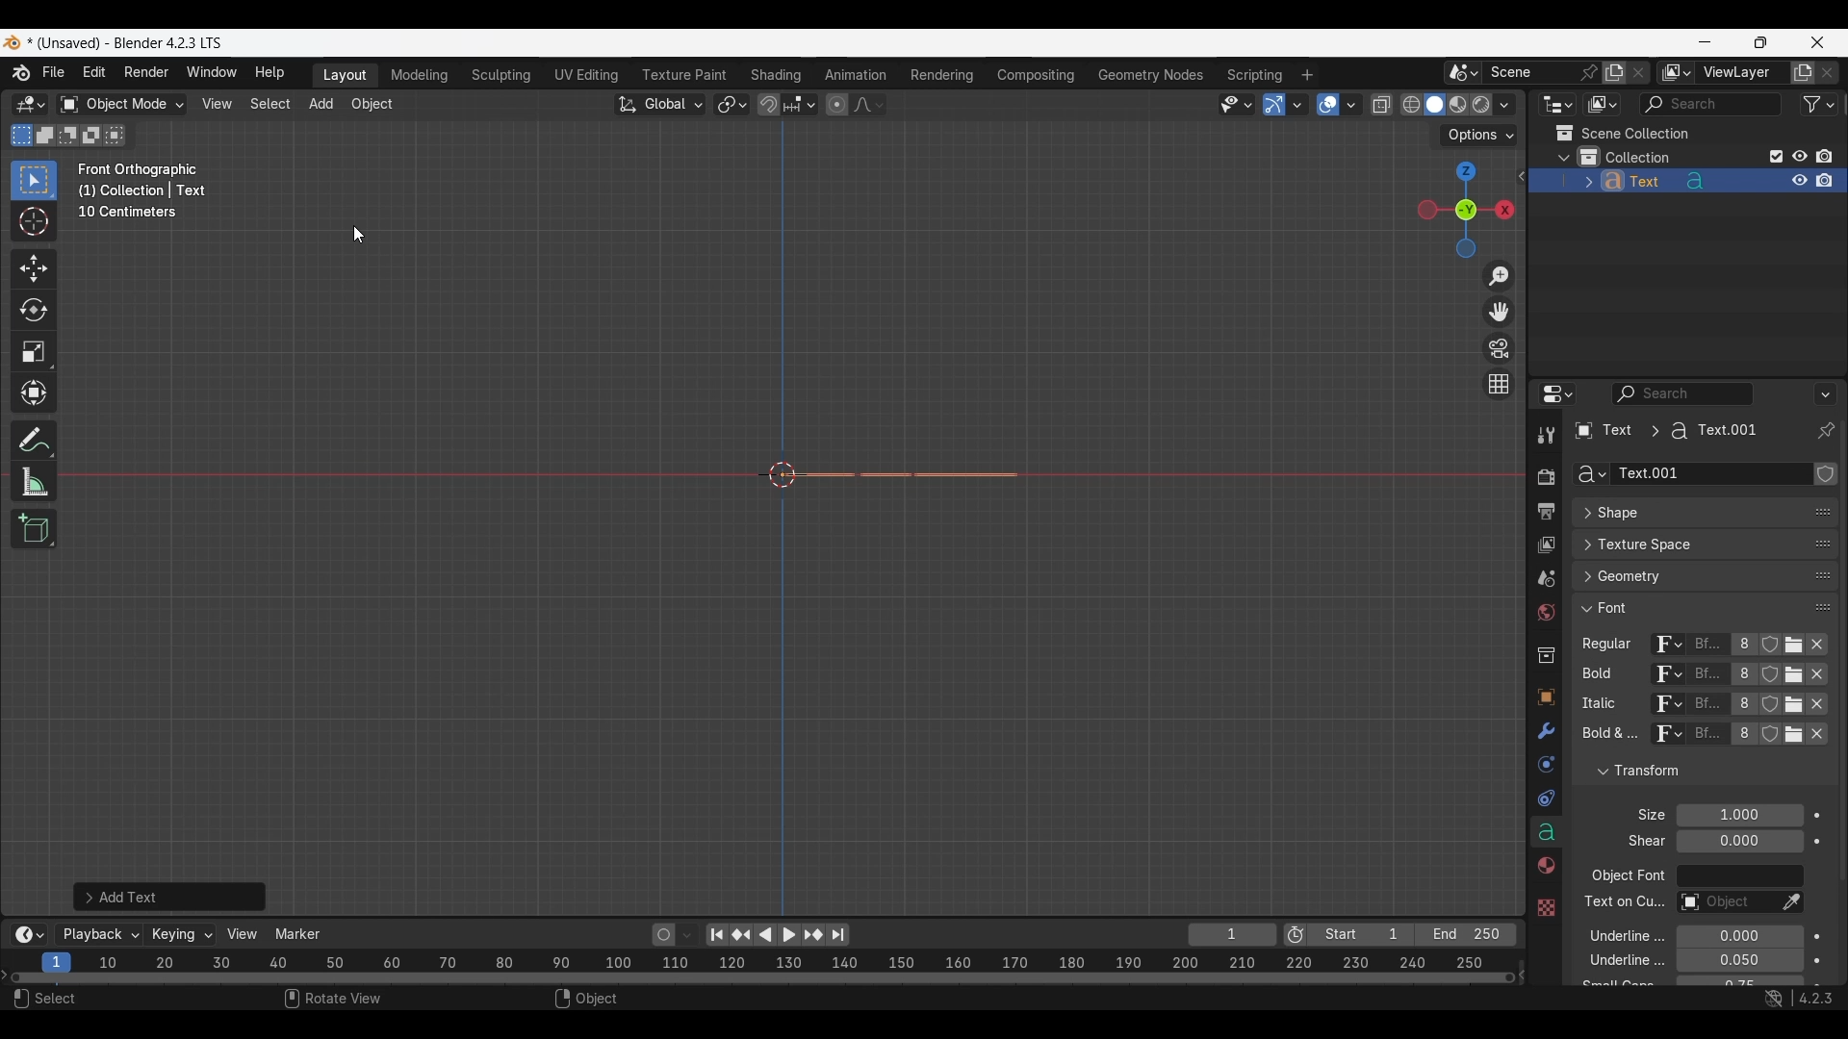  Describe the element at coordinates (1685, 545) in the screenshot. I see `Click to expand Texture Space` at that location.